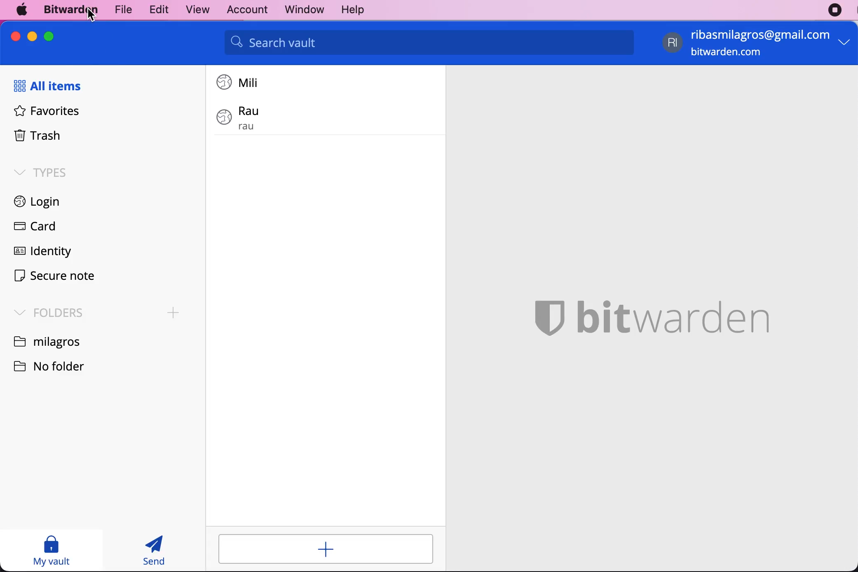  What do you see at coordinates (122, 9) in the screenshot?
I see `file` at bounding box center [122, 9].